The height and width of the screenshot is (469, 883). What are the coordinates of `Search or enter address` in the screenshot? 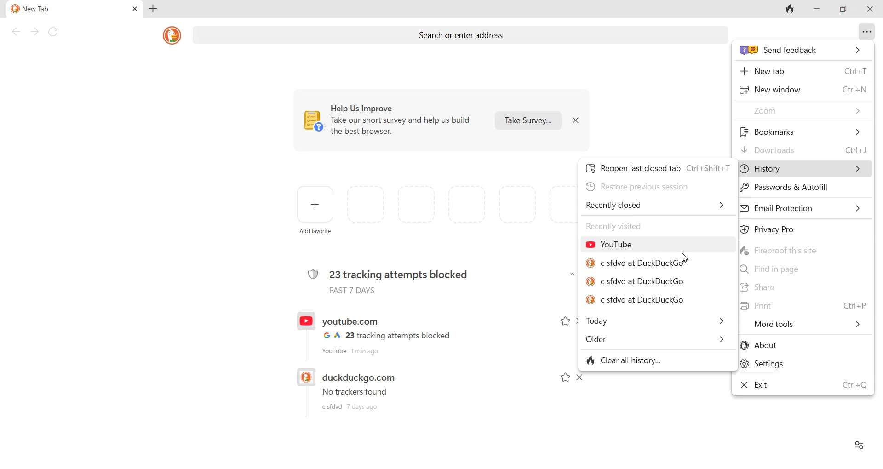 It's located at (463, 36).